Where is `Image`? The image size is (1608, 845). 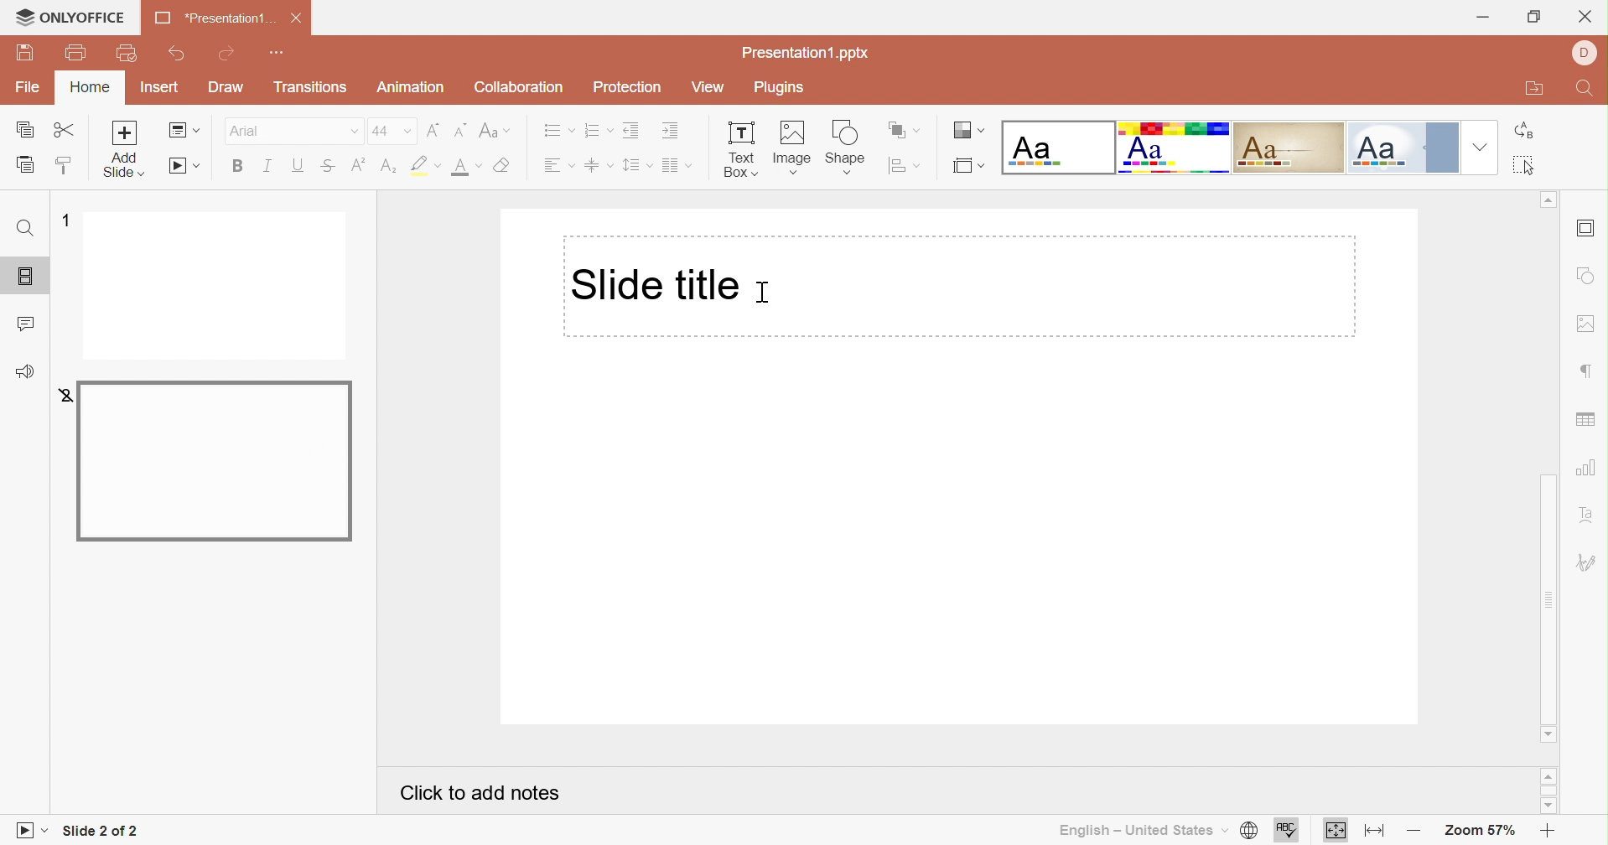 Image is located at coordinates (796, 148).